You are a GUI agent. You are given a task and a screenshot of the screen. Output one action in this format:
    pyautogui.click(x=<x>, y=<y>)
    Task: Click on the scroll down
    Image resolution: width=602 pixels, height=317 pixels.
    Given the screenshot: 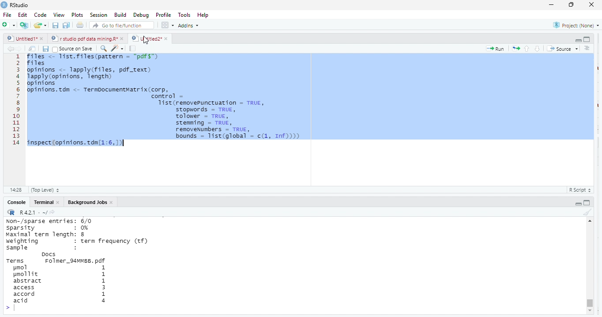 What is the action you would take?
    pyautogui.click(x=589, y=311)
    